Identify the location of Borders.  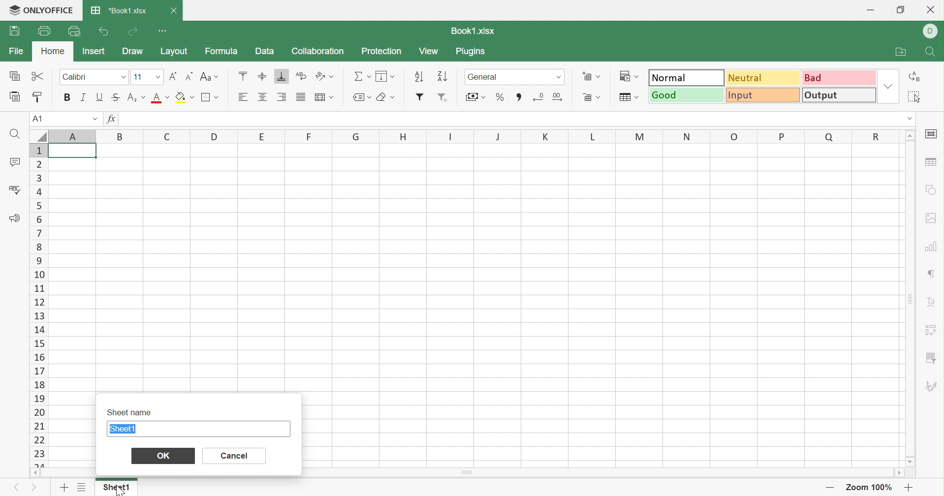
(213, 98).